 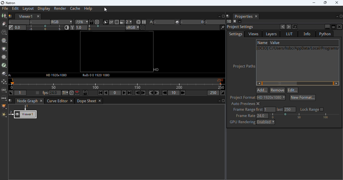 What do you see at coordinates (87, 101) in the screenshot?
I see `dope sheet` at bounding box center [87, 101].